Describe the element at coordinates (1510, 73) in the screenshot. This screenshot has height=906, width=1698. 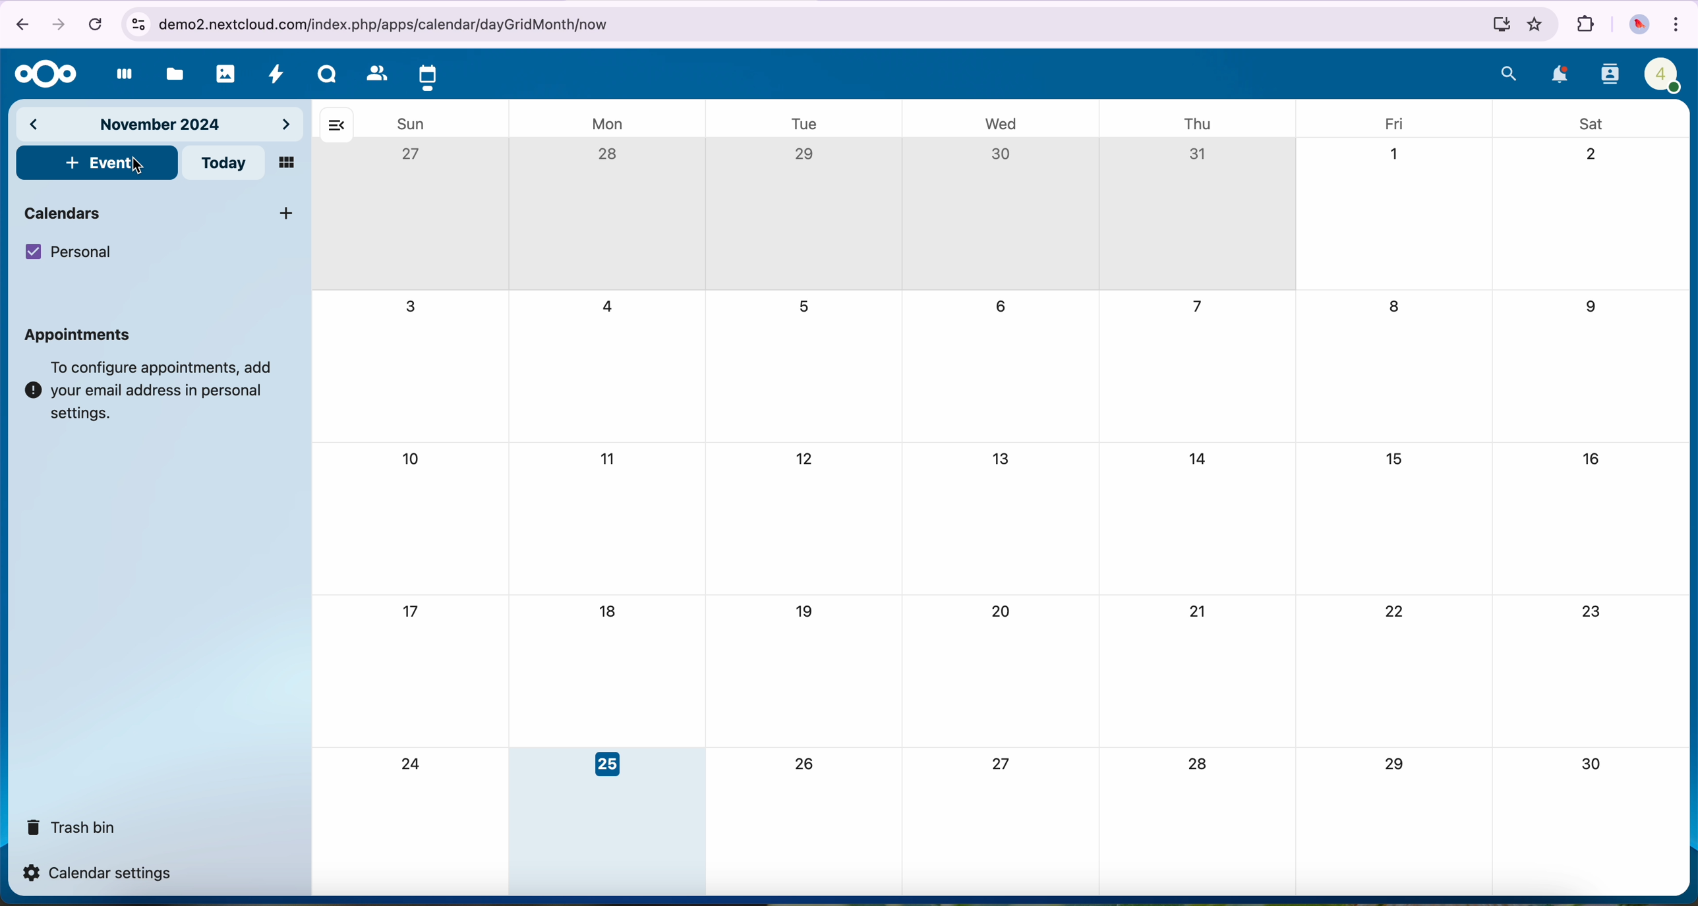
I see `search` at that location.